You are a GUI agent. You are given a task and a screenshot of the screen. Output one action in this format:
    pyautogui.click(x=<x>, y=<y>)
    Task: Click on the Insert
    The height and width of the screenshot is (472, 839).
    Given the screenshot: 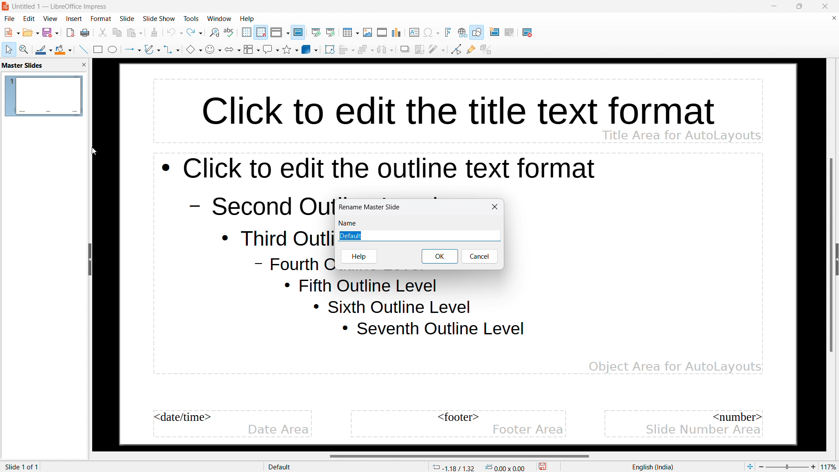 What is the action you would take?
    pyautogui.click(x=75, y=20)
    